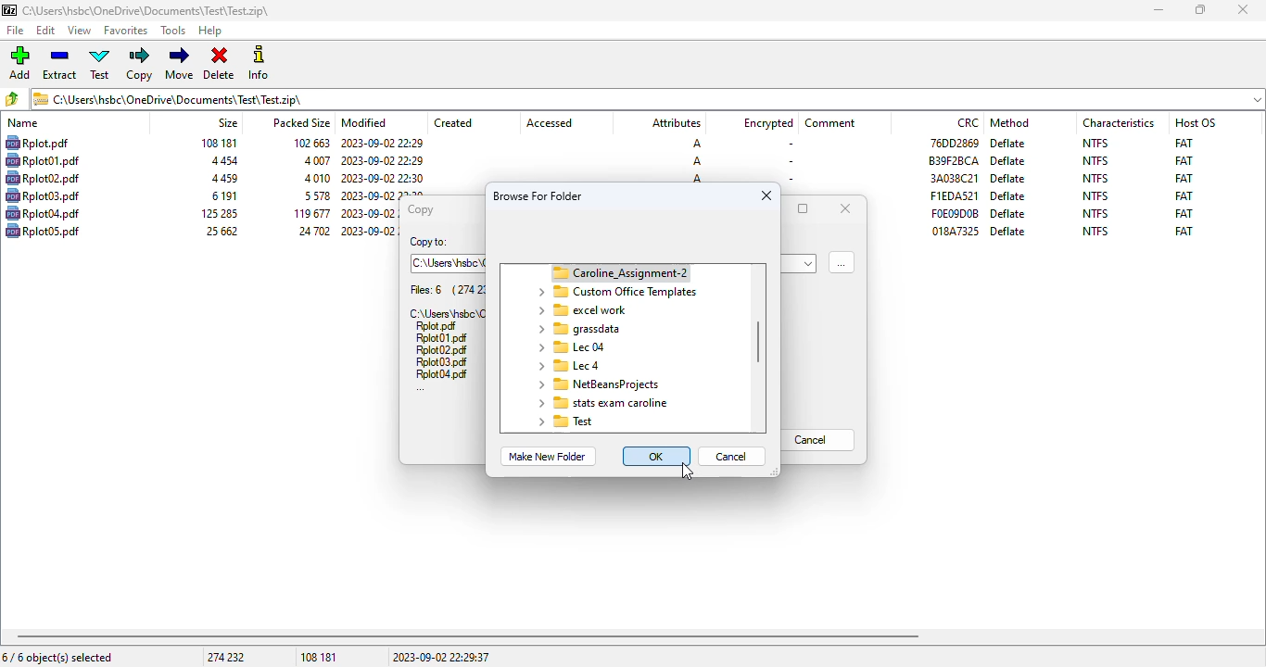 Image resolution: width=1266 pixels, height=667 pixels. Describe the element at coordinates (174, 31) in the screenshot. I see `tools` at that location.